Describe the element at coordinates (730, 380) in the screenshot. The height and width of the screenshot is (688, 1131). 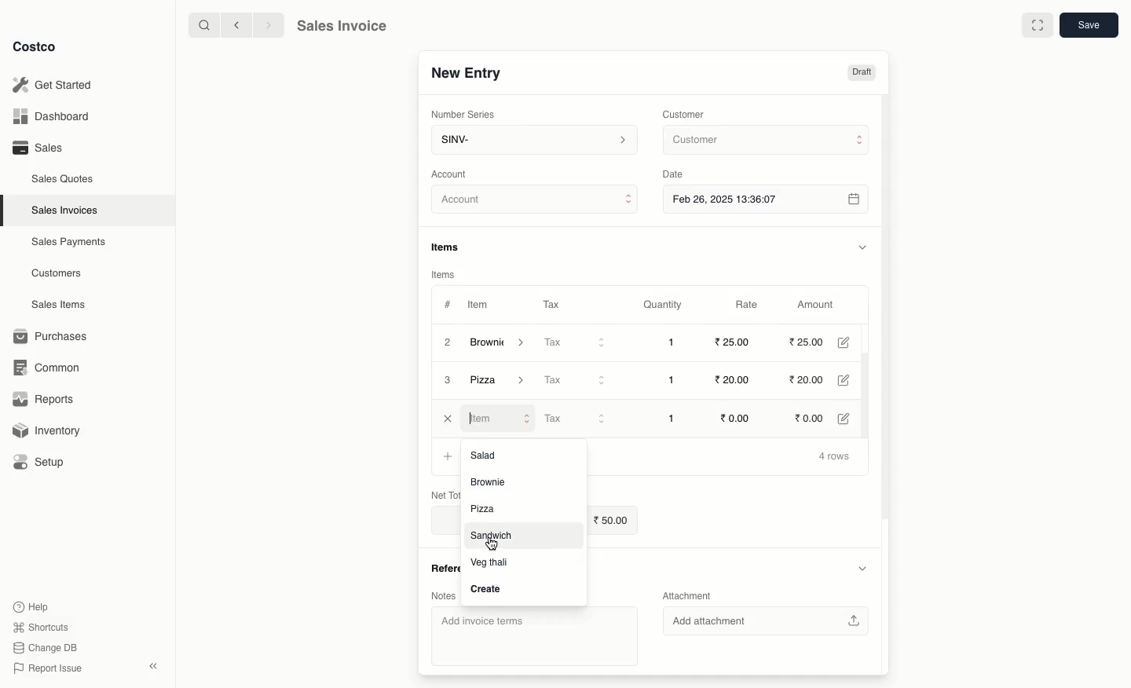
I see `20.00` at that location.